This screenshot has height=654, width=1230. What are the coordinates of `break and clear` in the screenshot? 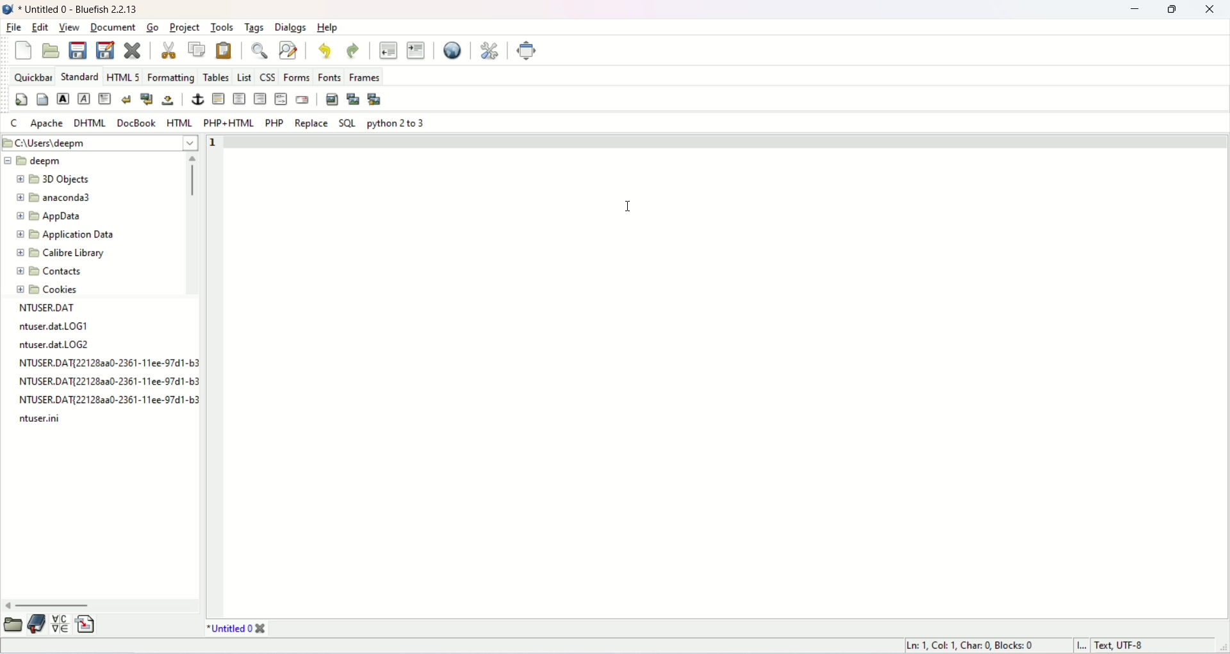 It's located at (147, 101).